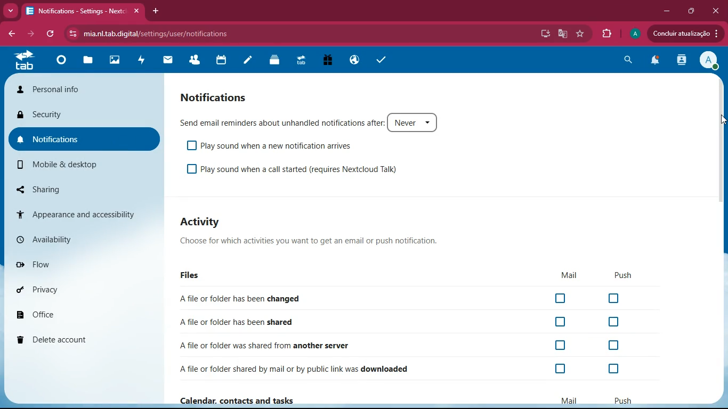 The image size is (728, 409). Describe the element at coordinates (610, 369) in the screenshot. I see `off` at that location.